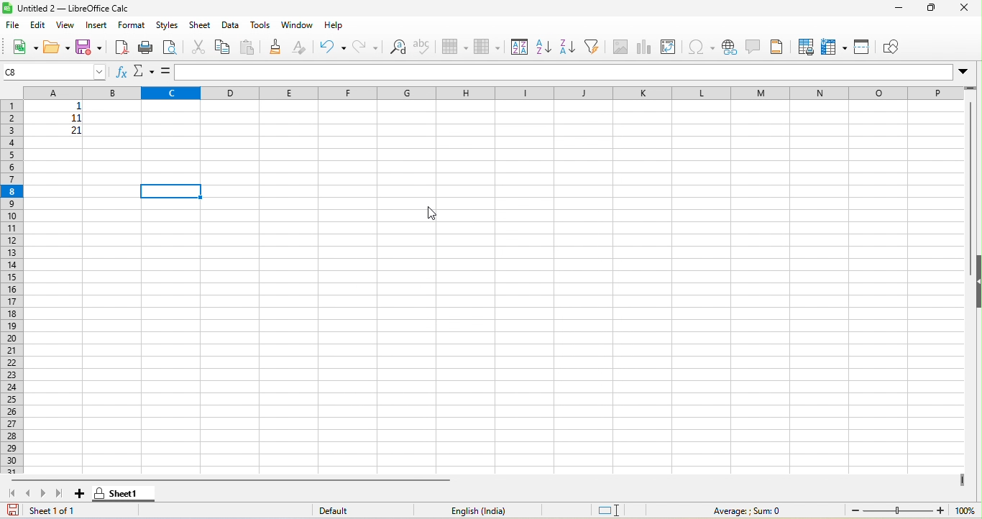 This screenshot has height=519, width=982. I want to click on drag to view more rows, so click(971, 90).